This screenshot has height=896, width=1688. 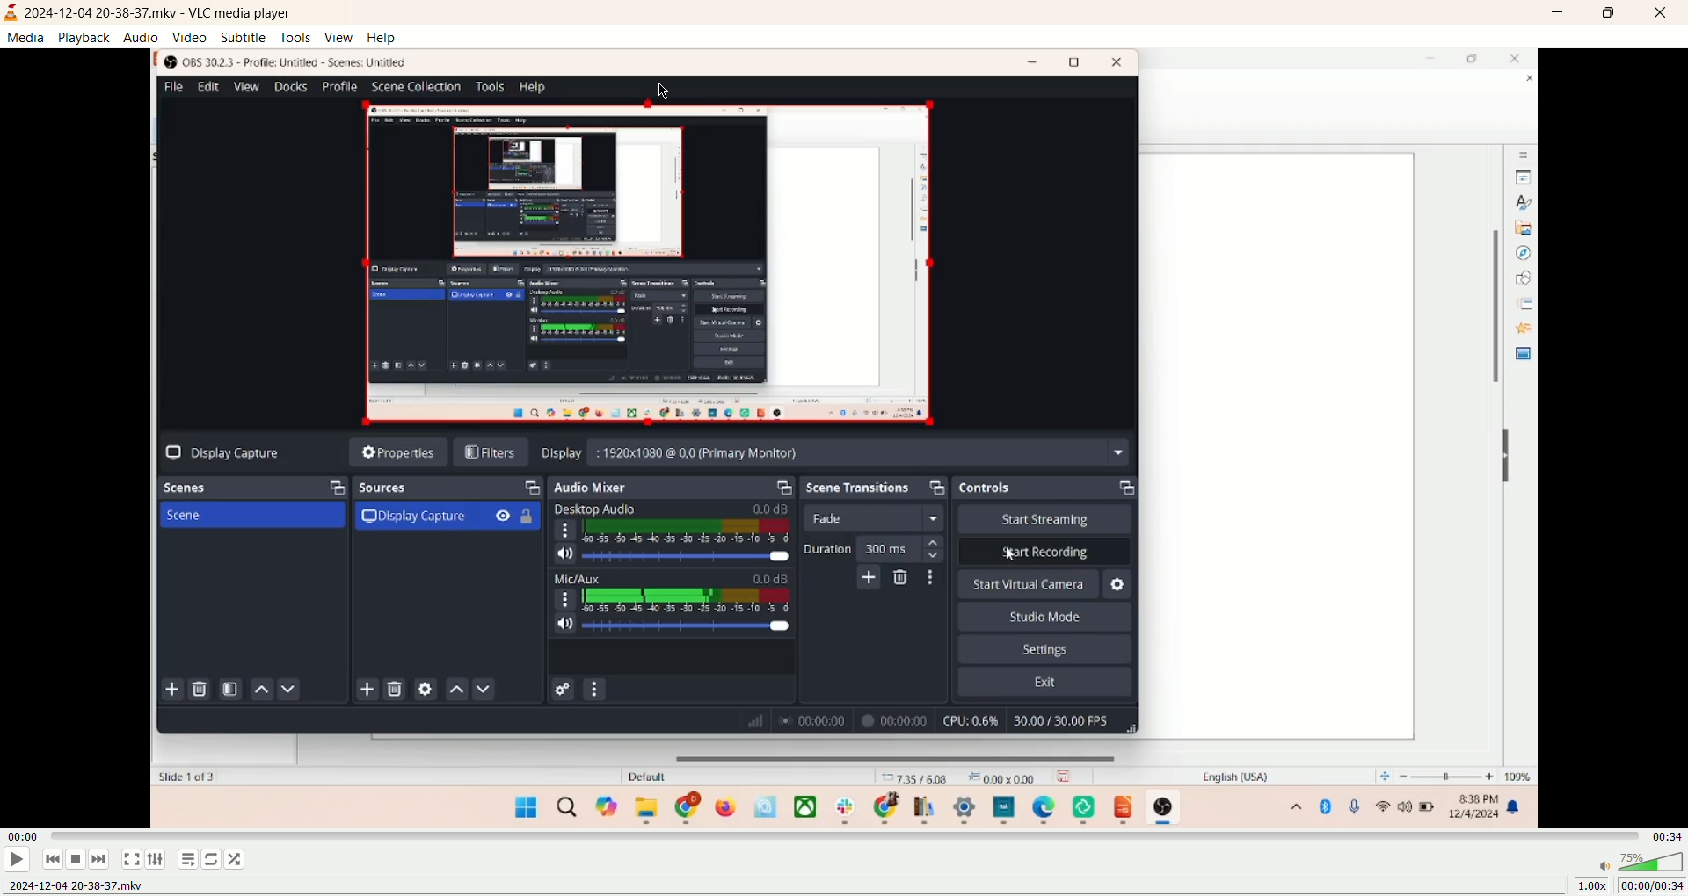 I want to click on playlist, so click(x=186, y=859).